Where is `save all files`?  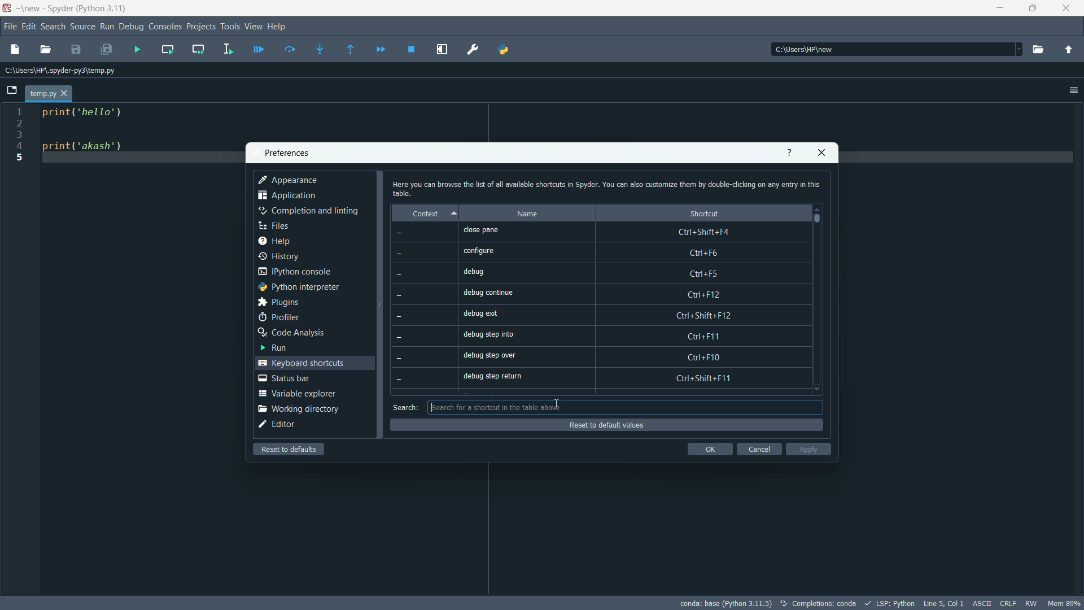
save all files is located at coordinates (107, 49).